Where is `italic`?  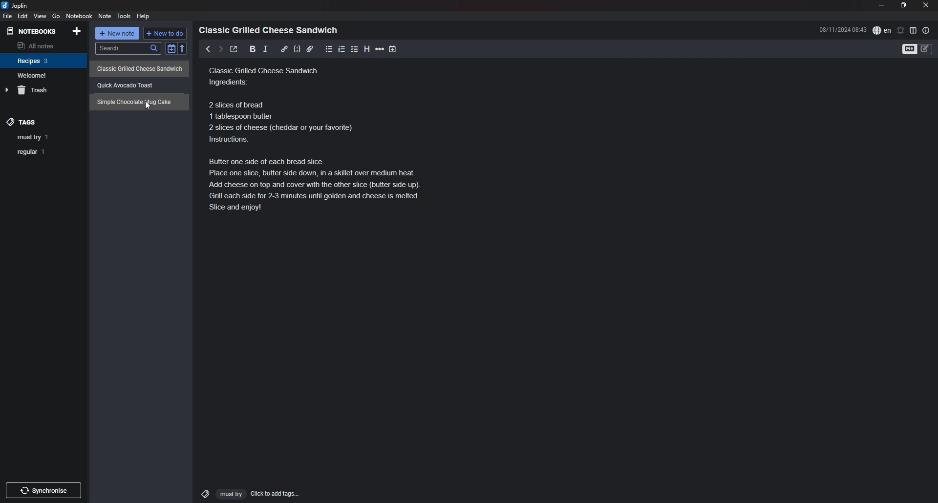 italic is located at coordinates (265, 49).